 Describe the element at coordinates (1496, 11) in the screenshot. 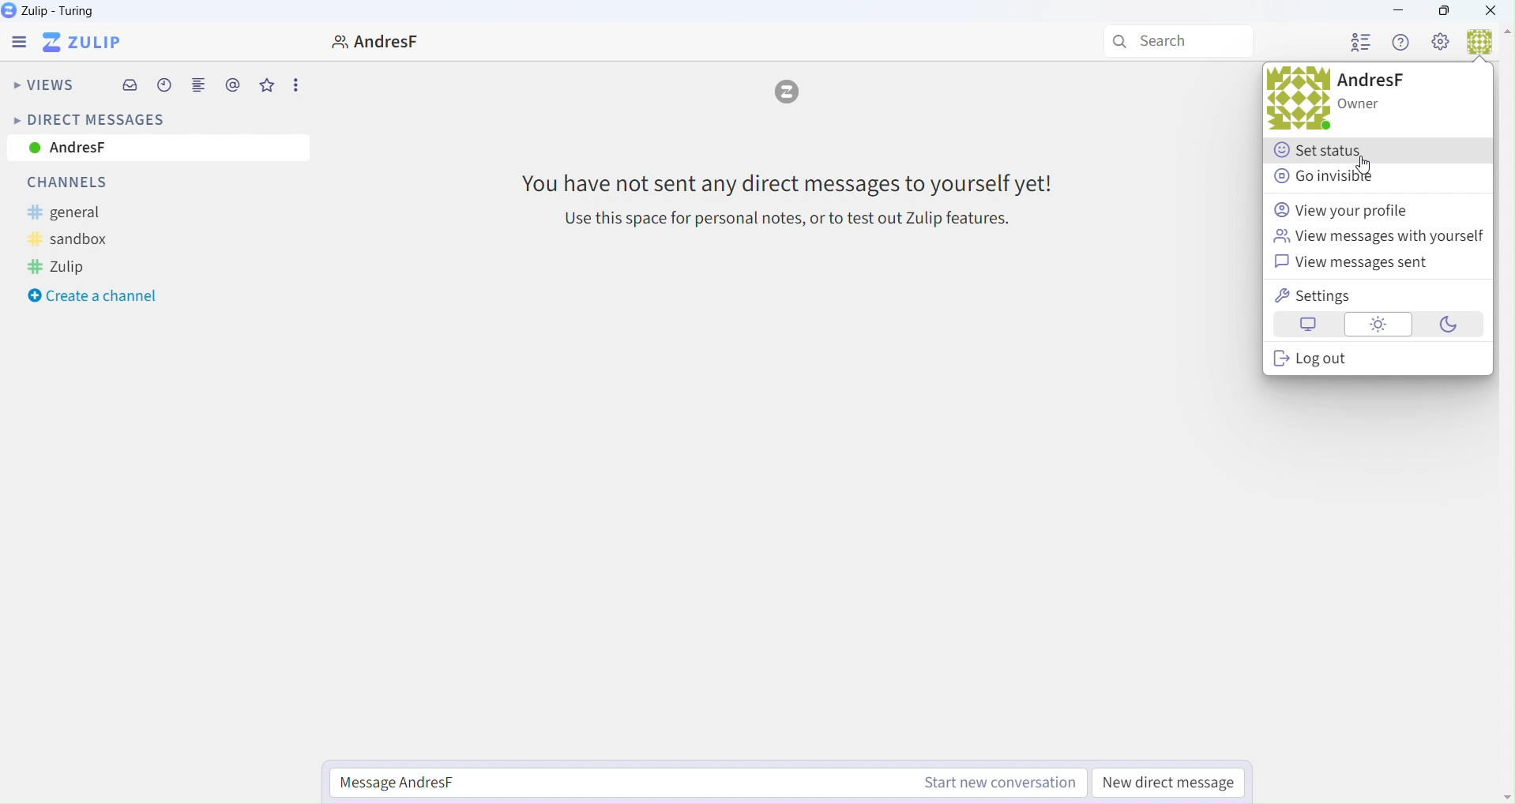

I see `Close` at that location.